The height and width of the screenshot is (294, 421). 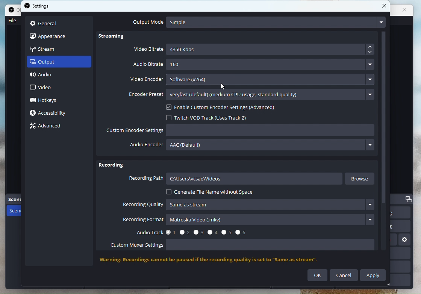 I want to click on enable encoder settings, so click(x=228, y=108).